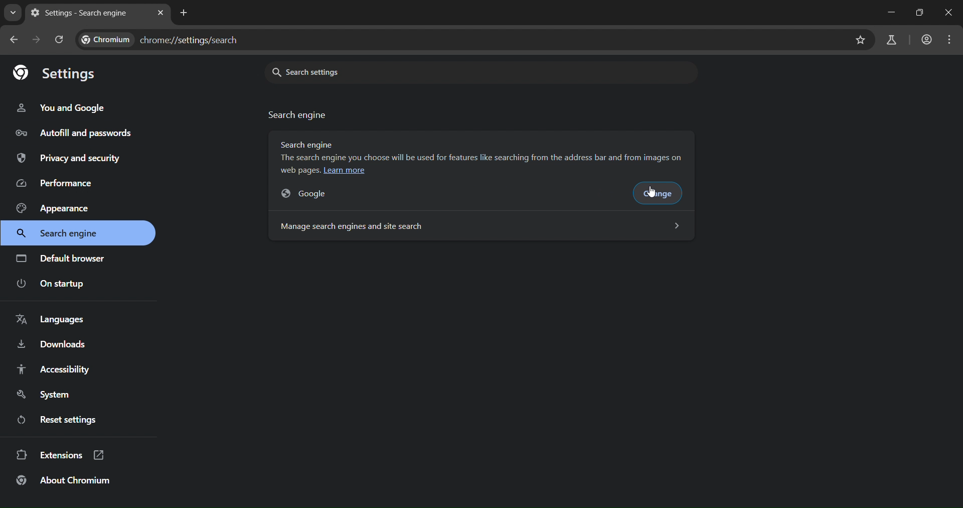  Describe the element at coordinates (54, 71) in the screenshot. I see `settings` at that location.